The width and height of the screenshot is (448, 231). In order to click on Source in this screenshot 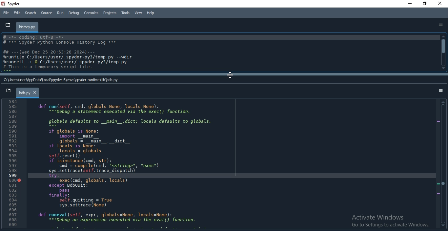, I will do `click(47, 13)`.